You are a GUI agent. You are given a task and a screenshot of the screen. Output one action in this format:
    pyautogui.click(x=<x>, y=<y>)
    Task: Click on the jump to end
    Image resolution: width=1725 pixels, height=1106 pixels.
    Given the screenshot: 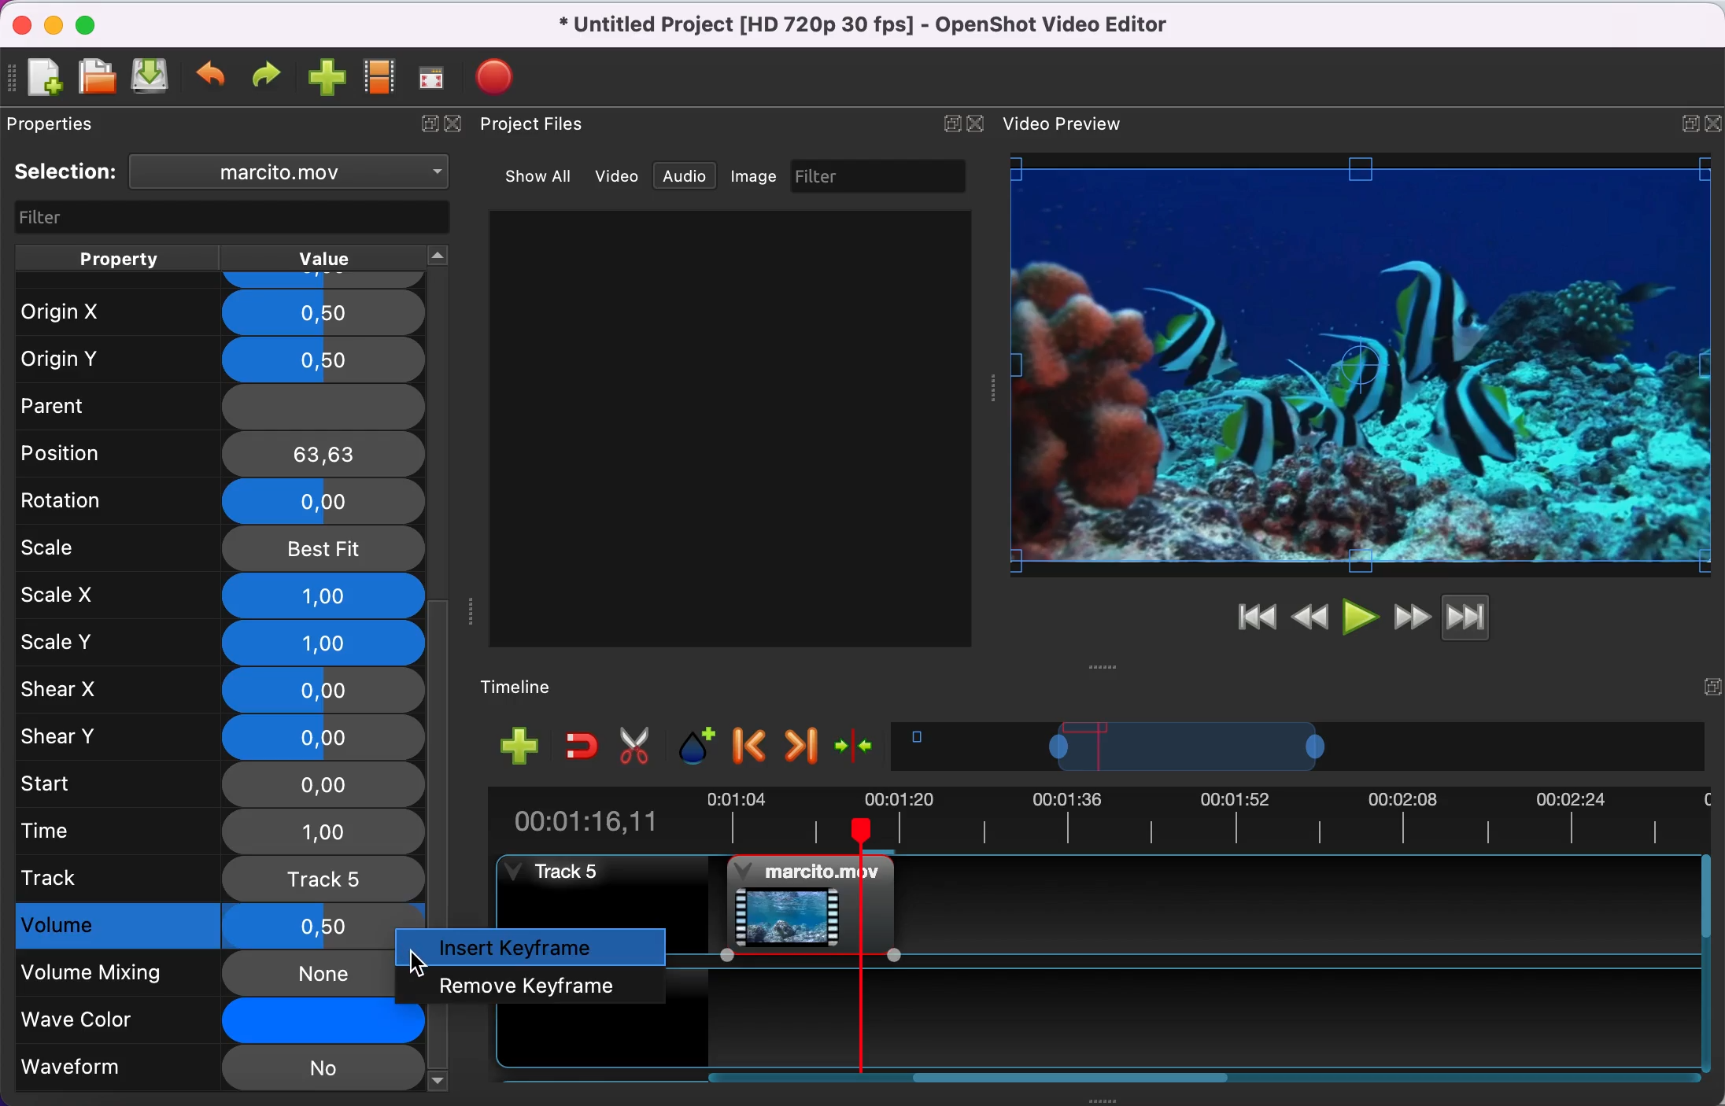 What is the action you would take?
    pyautogui.click(x=1490, y=620)
    